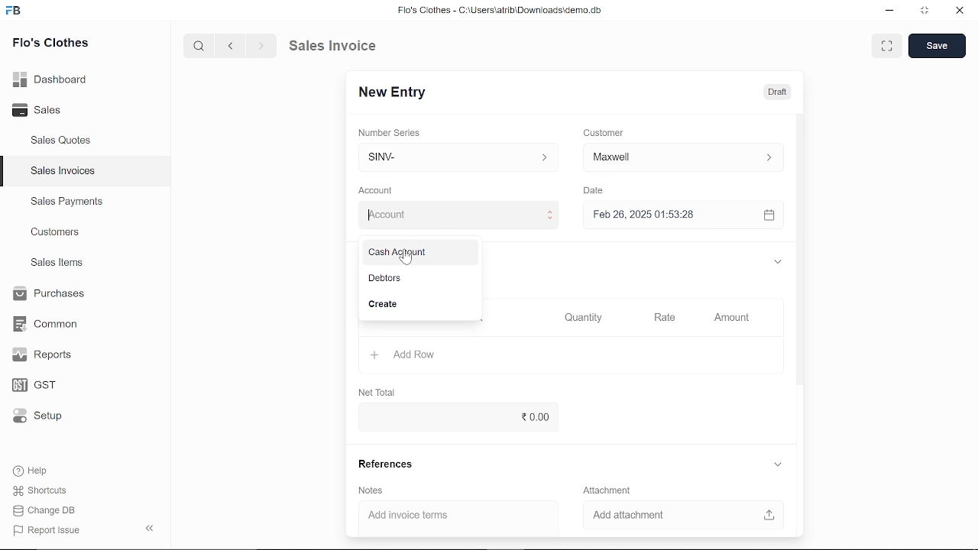 This screenshot has width=978, height=550. I want to click on Sales Items, so click(57, 264).